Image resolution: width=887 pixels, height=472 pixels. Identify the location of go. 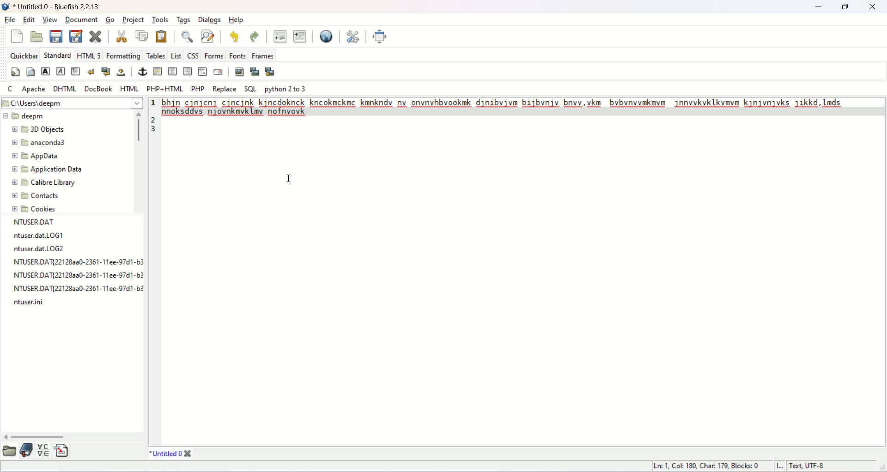
(112, 20).